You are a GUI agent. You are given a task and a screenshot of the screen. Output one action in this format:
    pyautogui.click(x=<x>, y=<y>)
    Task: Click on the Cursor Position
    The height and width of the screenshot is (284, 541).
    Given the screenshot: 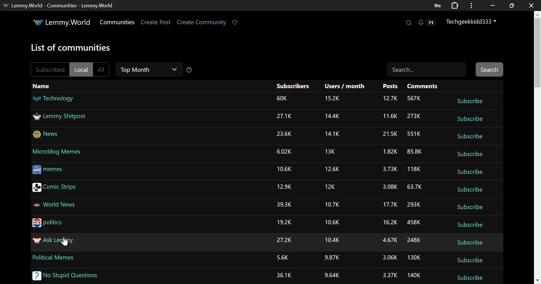 What is the action you would take?
    pyautogui.click(x=66, y=241)
    